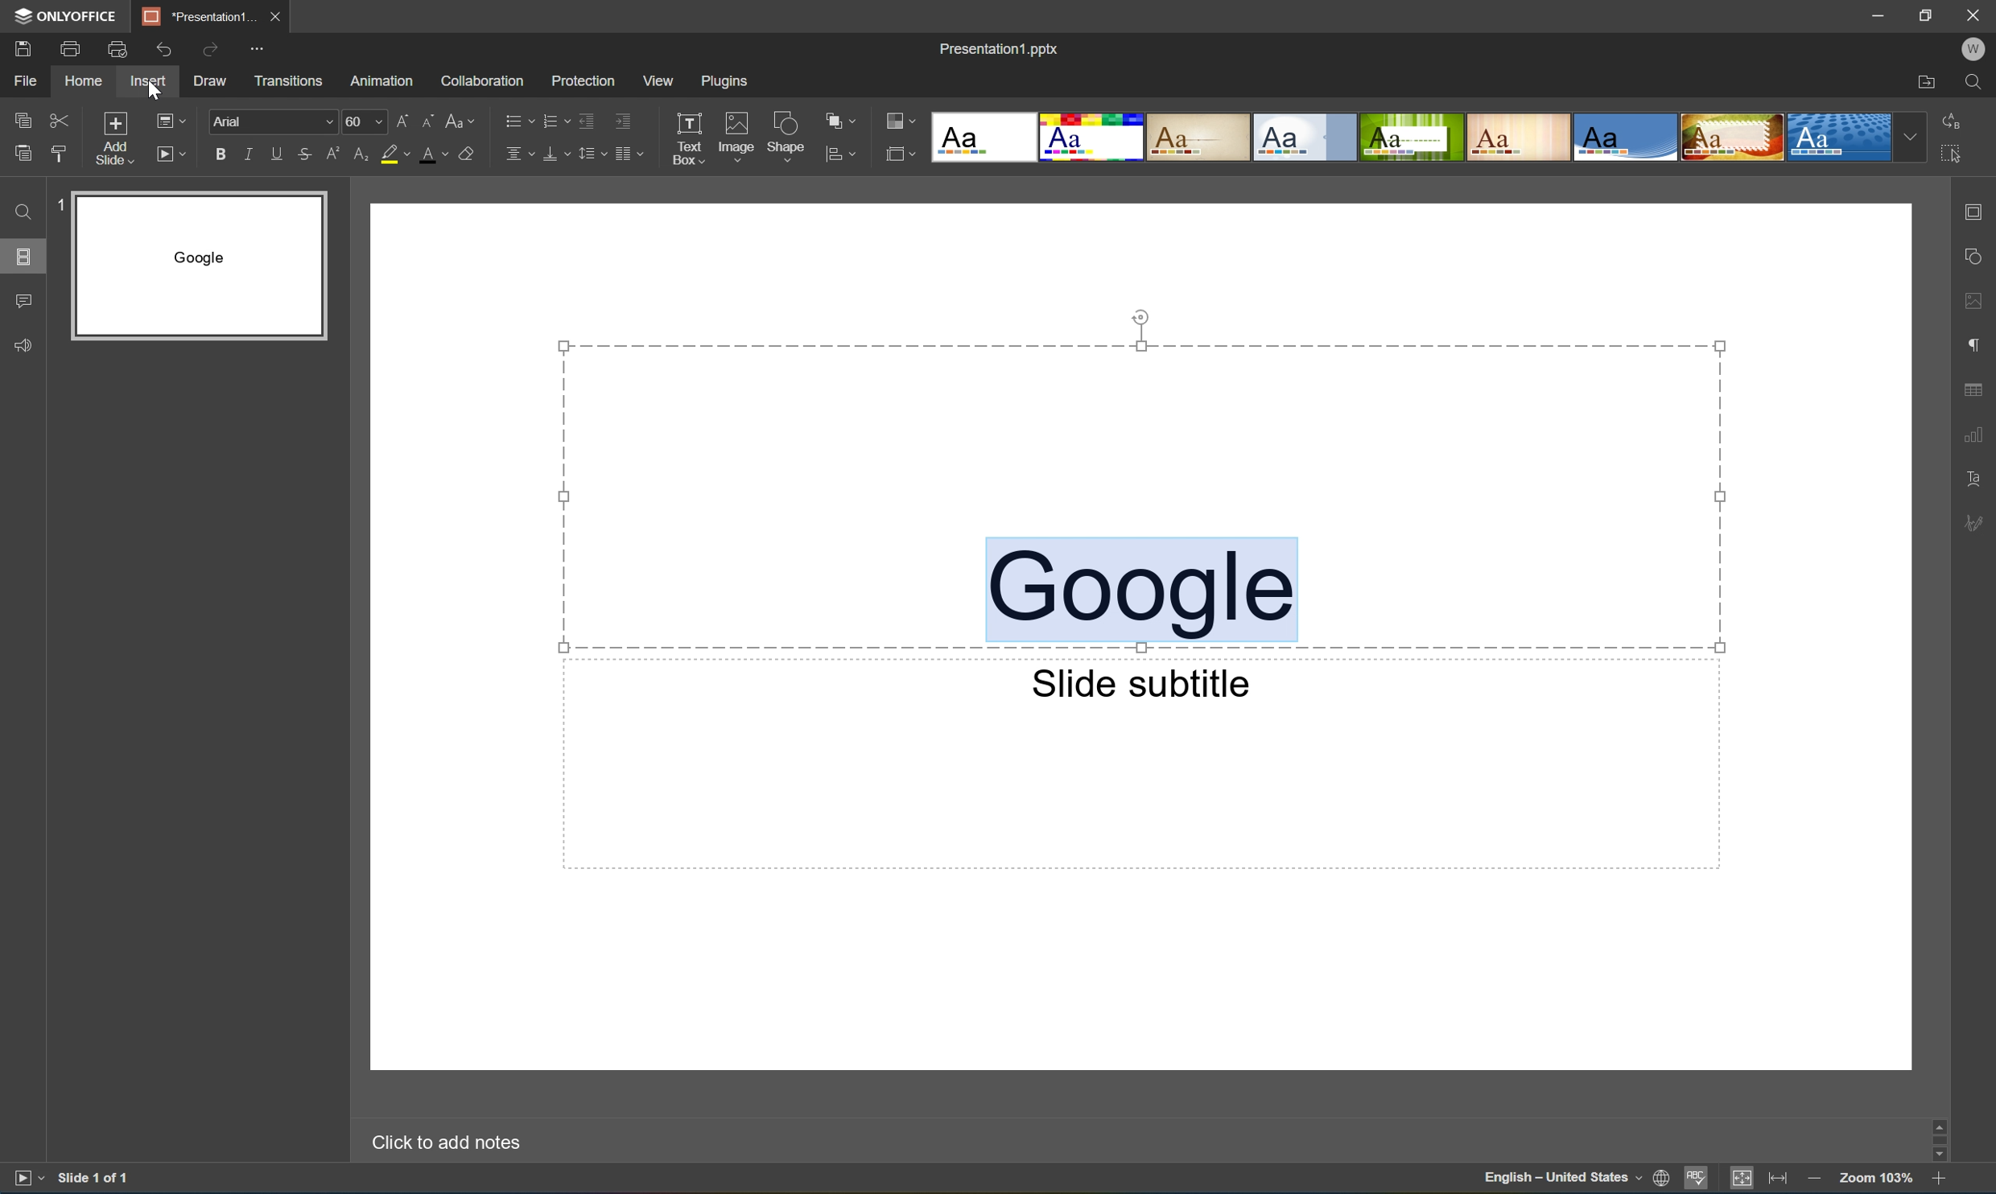  I want to click on Shape settings, so click(1976, 257).